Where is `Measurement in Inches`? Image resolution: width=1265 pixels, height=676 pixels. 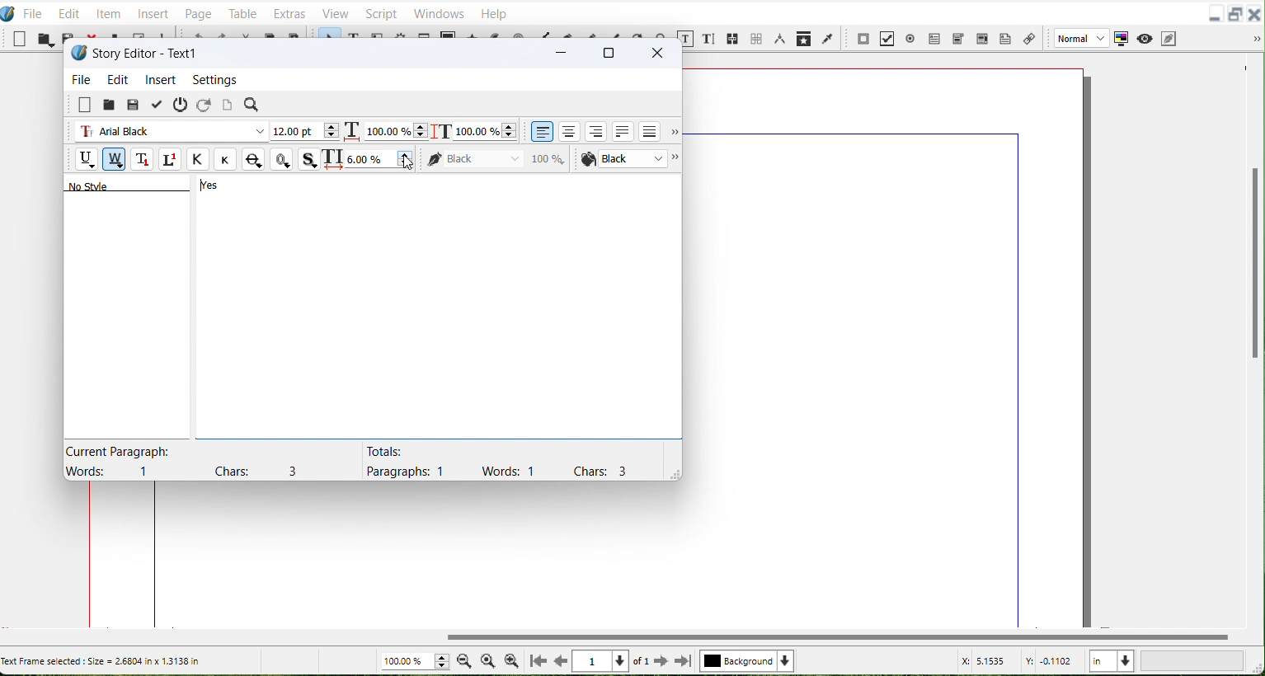
Measurement in Inches is located at coordinates (1112, 660).